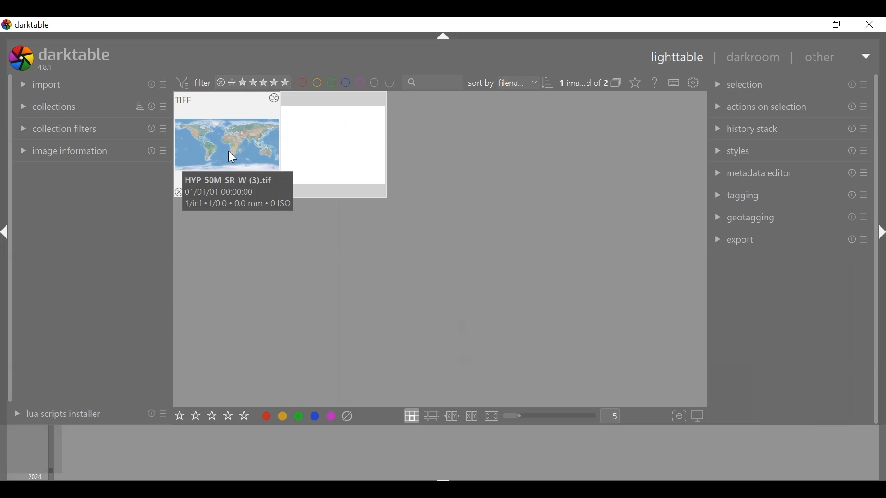  I want to click on Zoom factor, so click(613, 416).